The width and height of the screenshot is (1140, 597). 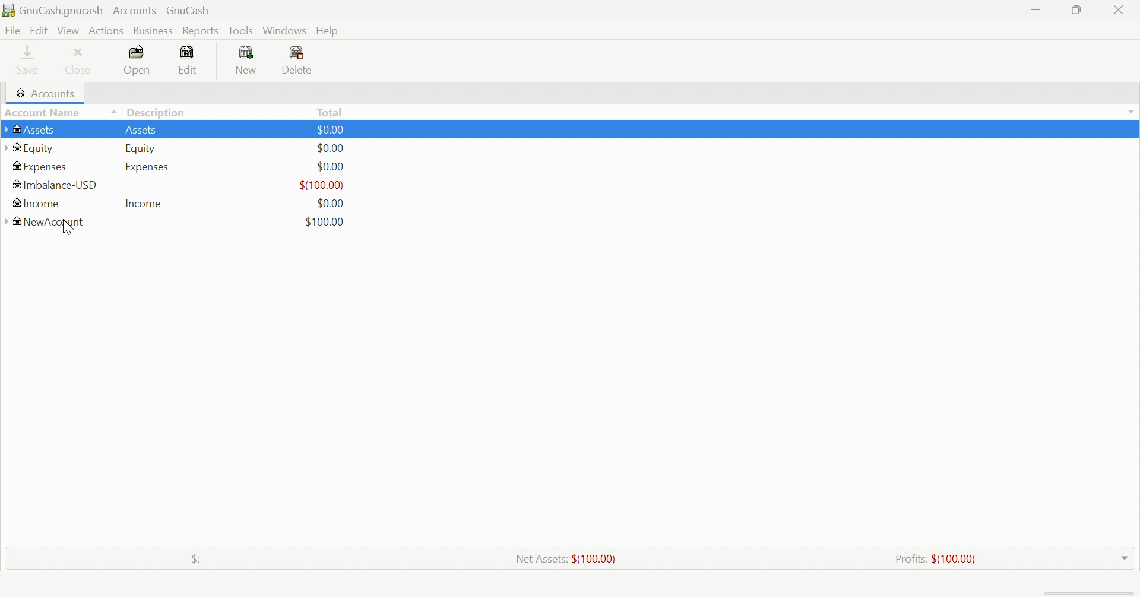 What do you see at coordinates (47, 95) in the screenshot?
I see `Accounts` at bounding box center [47, 95].